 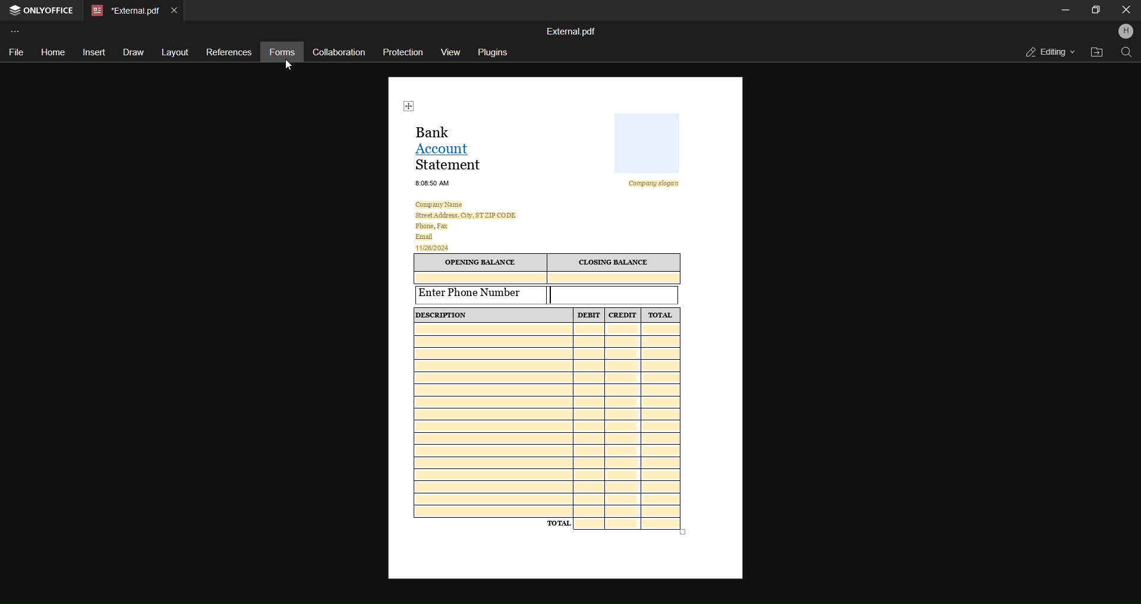 What do you see at coordinates (568, 326) in the screenshot?
I see `Sample template form of a Bank Account Statement` at bounding box center [568, 326].